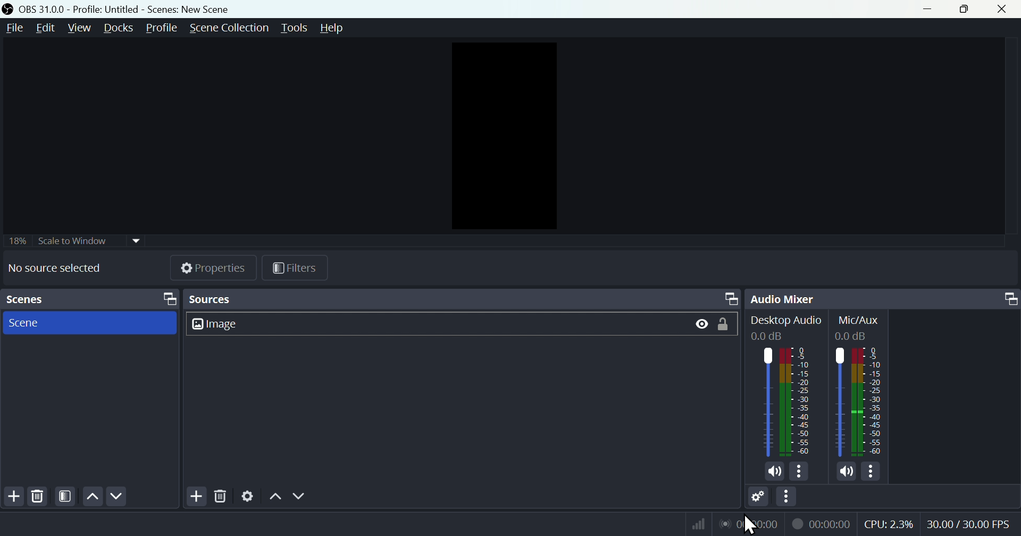 The width and height of the screenshot is (1021, 536). I want to click on View, so click(77, 28).